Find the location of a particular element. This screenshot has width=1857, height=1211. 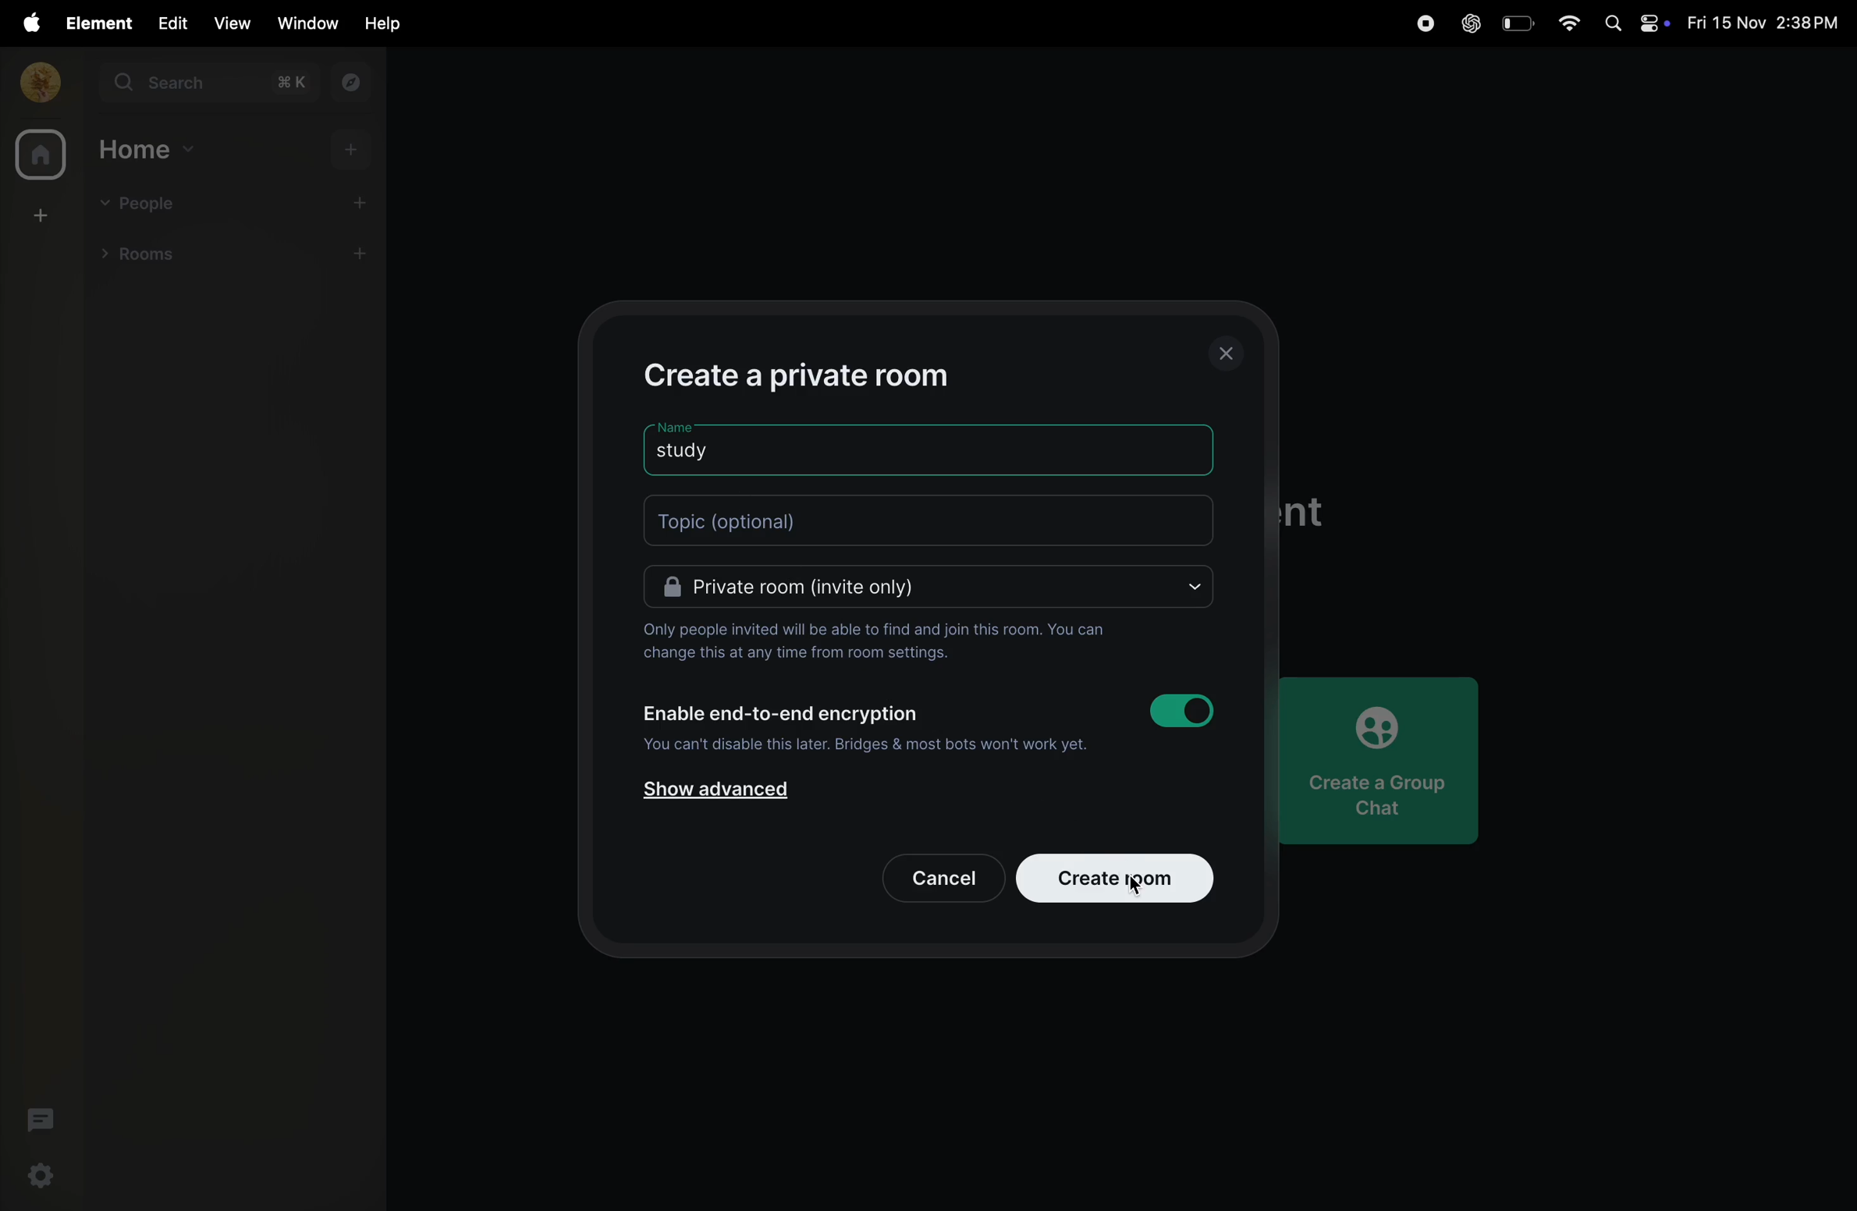

wifi is located at coordinates (1564, 21).